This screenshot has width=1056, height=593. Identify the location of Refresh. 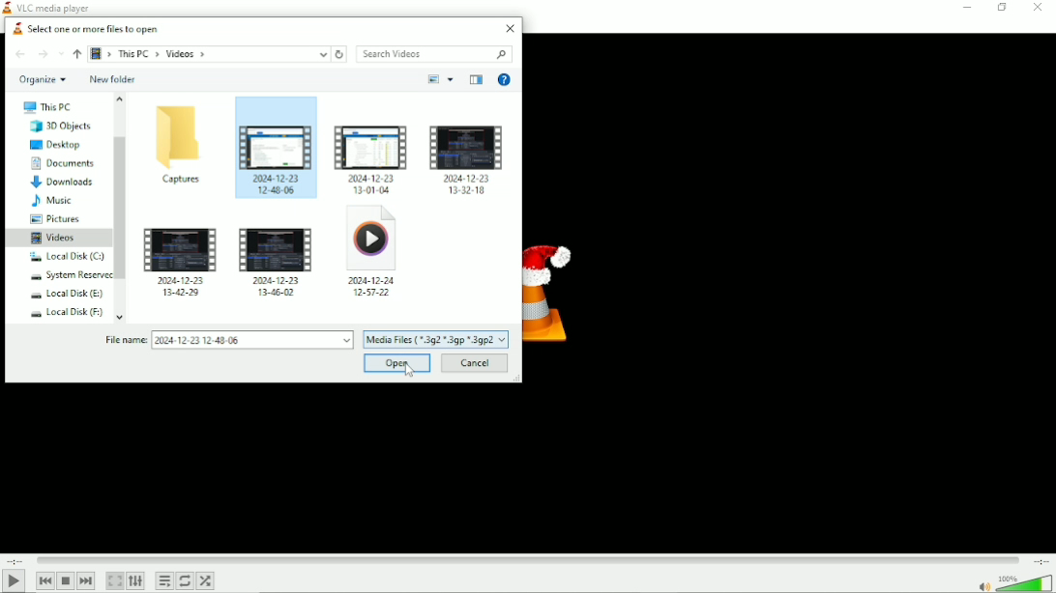
(340, 54).